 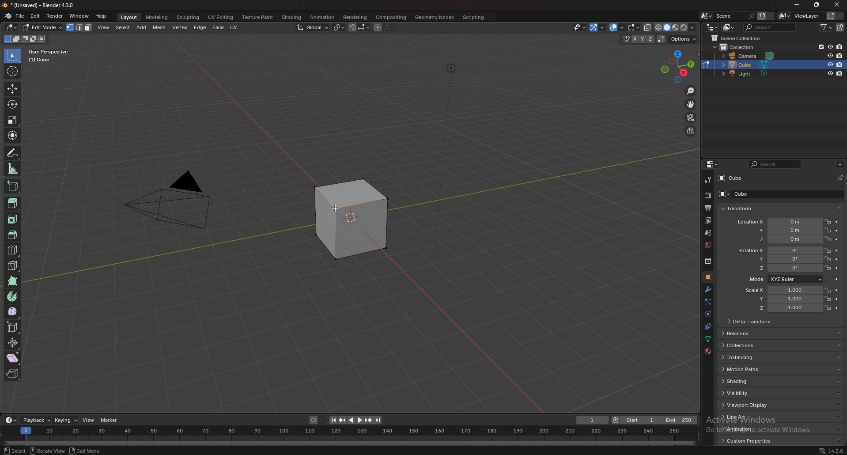 What do you see at coordinates (181, 27) in the screenshot?
I see `vertex` at bounding box center [181, 27].